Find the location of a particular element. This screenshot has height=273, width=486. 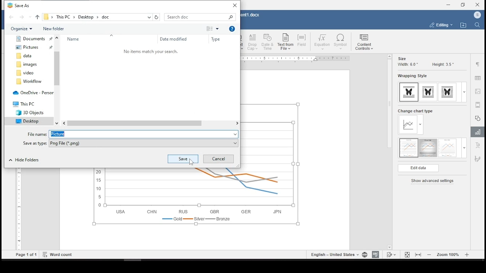

word count is located at coordinates (59, 254).